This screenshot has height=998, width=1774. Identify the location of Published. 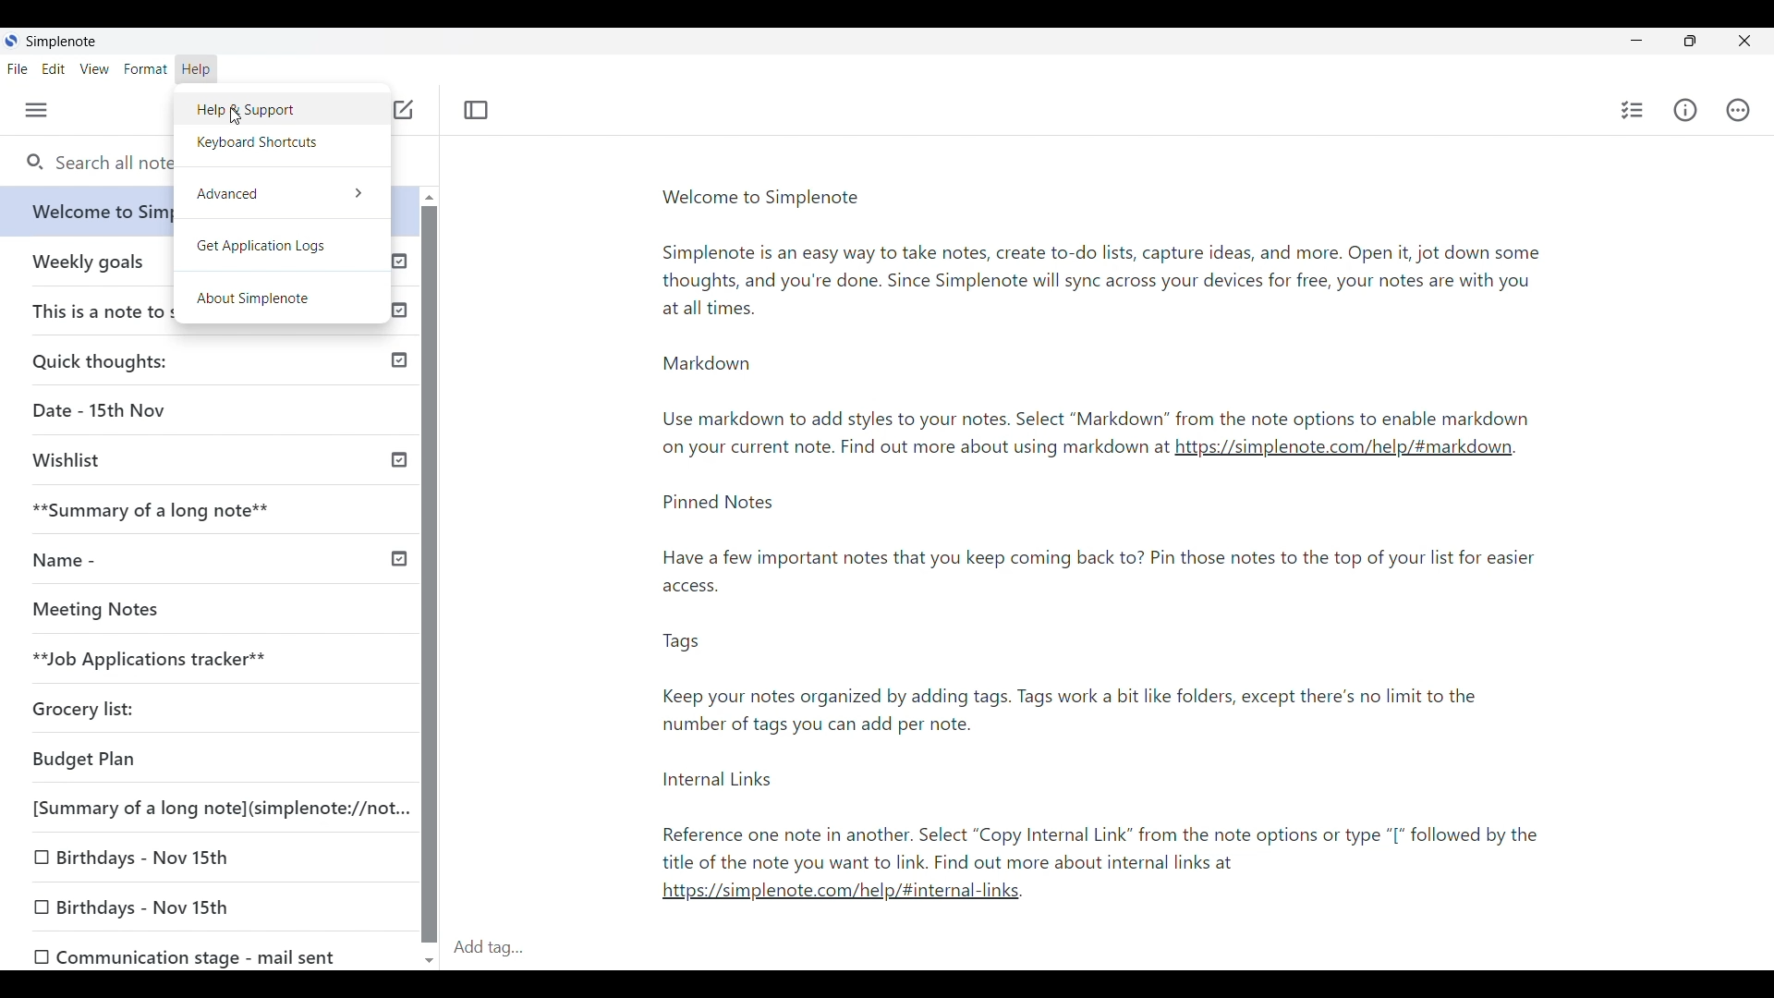
(403, 260).